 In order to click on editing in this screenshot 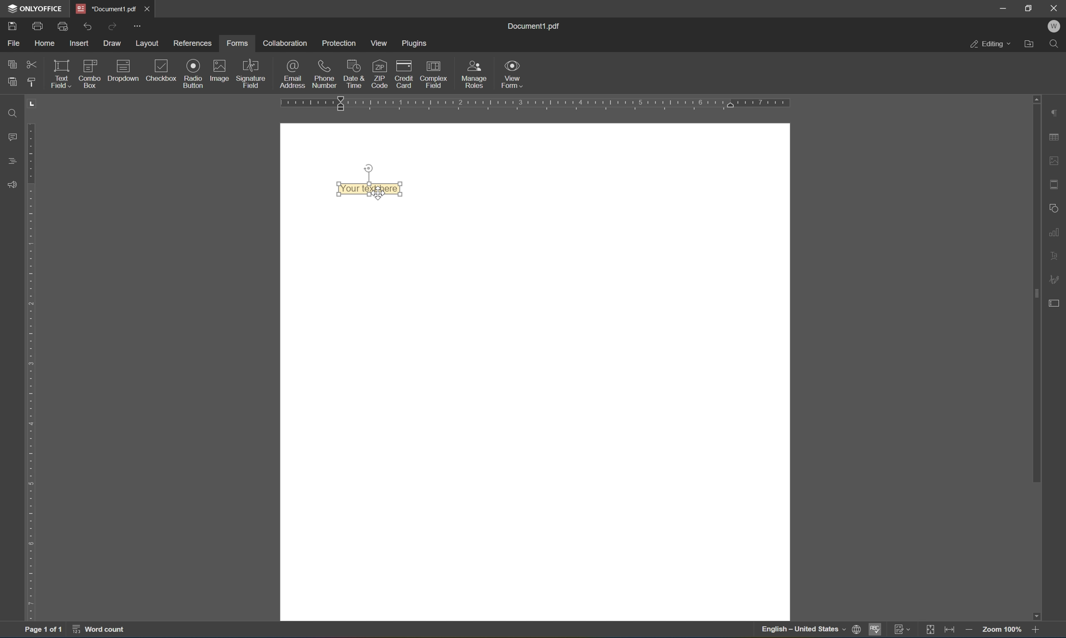, I will do `click(989, 44)`.